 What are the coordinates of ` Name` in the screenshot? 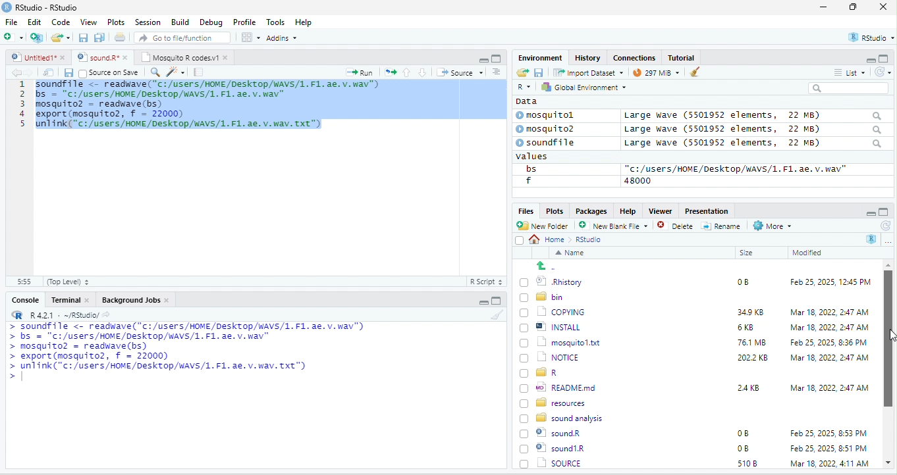 It's located at (572, 254).